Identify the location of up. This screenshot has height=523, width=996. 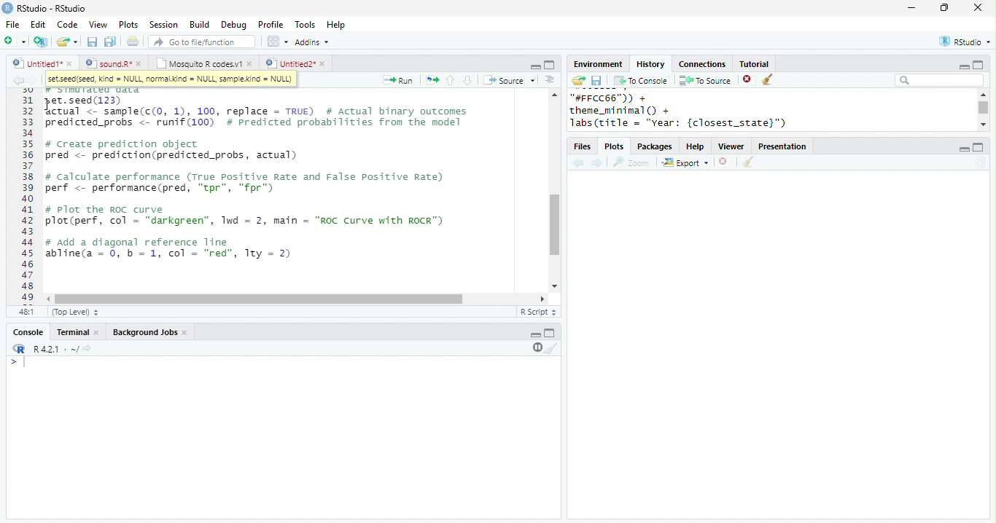
(449, 80).